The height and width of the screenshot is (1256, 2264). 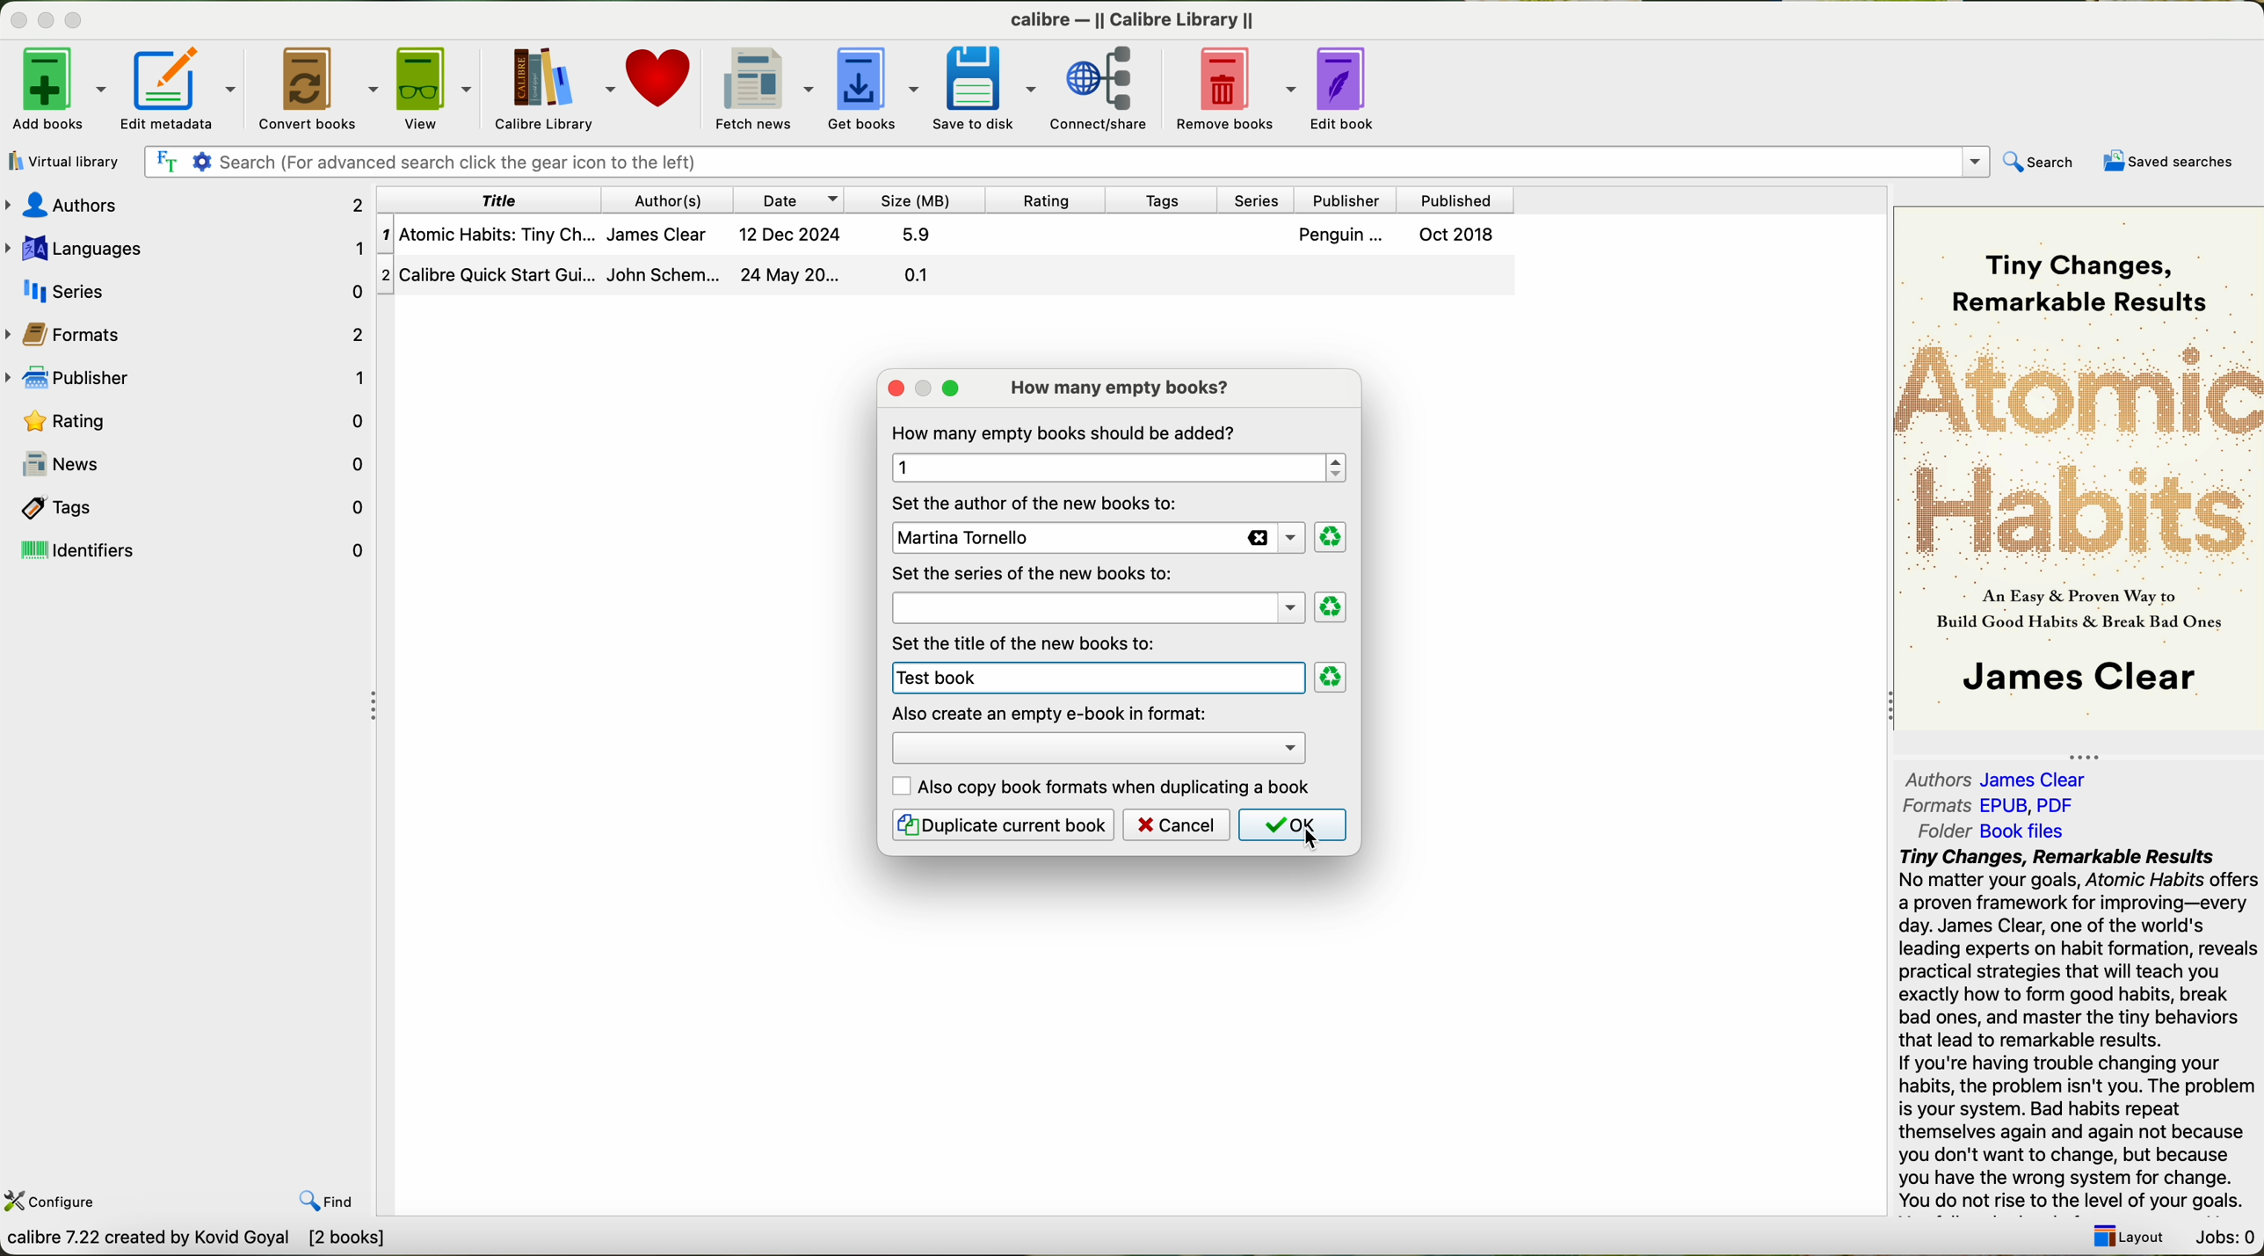 What do you see at coordinates (1098, 576) in the screenshot?
I see `james clear` at bounding box center [1098, 576].